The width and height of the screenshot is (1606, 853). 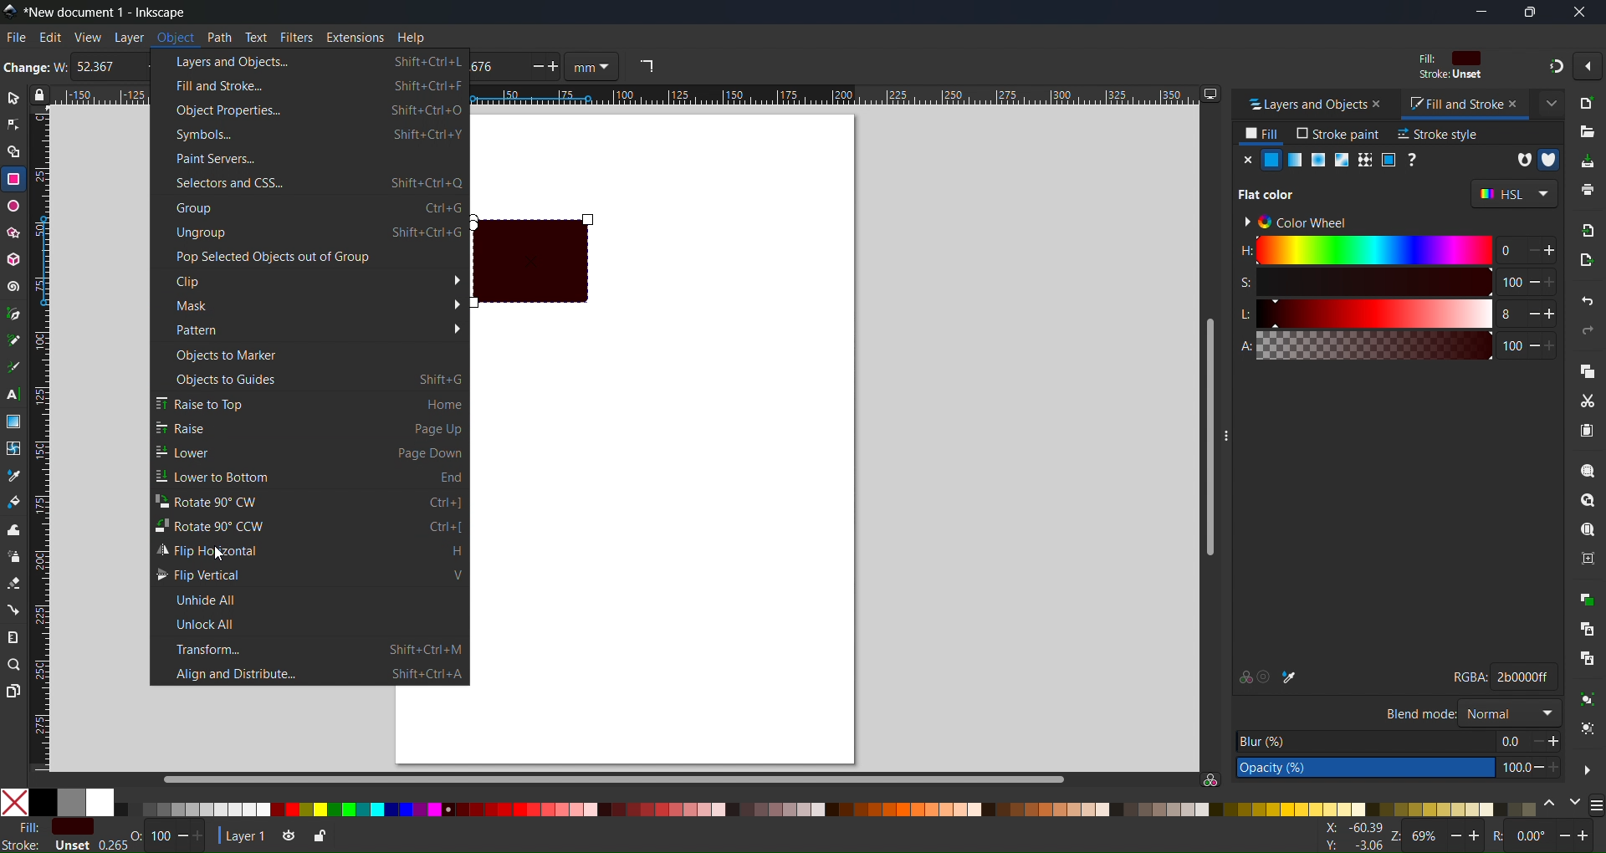 What do you see at coordinates (1512, 768) in the screenshot?
I see `current opacity: 100` at bounding box center [1512, 768].